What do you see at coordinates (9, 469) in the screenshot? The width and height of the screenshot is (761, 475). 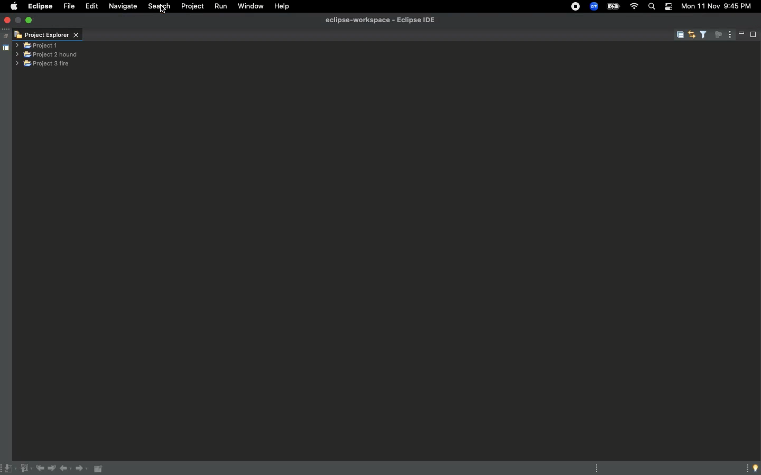 I see `Next annotation` at bounding box center [9, 469].